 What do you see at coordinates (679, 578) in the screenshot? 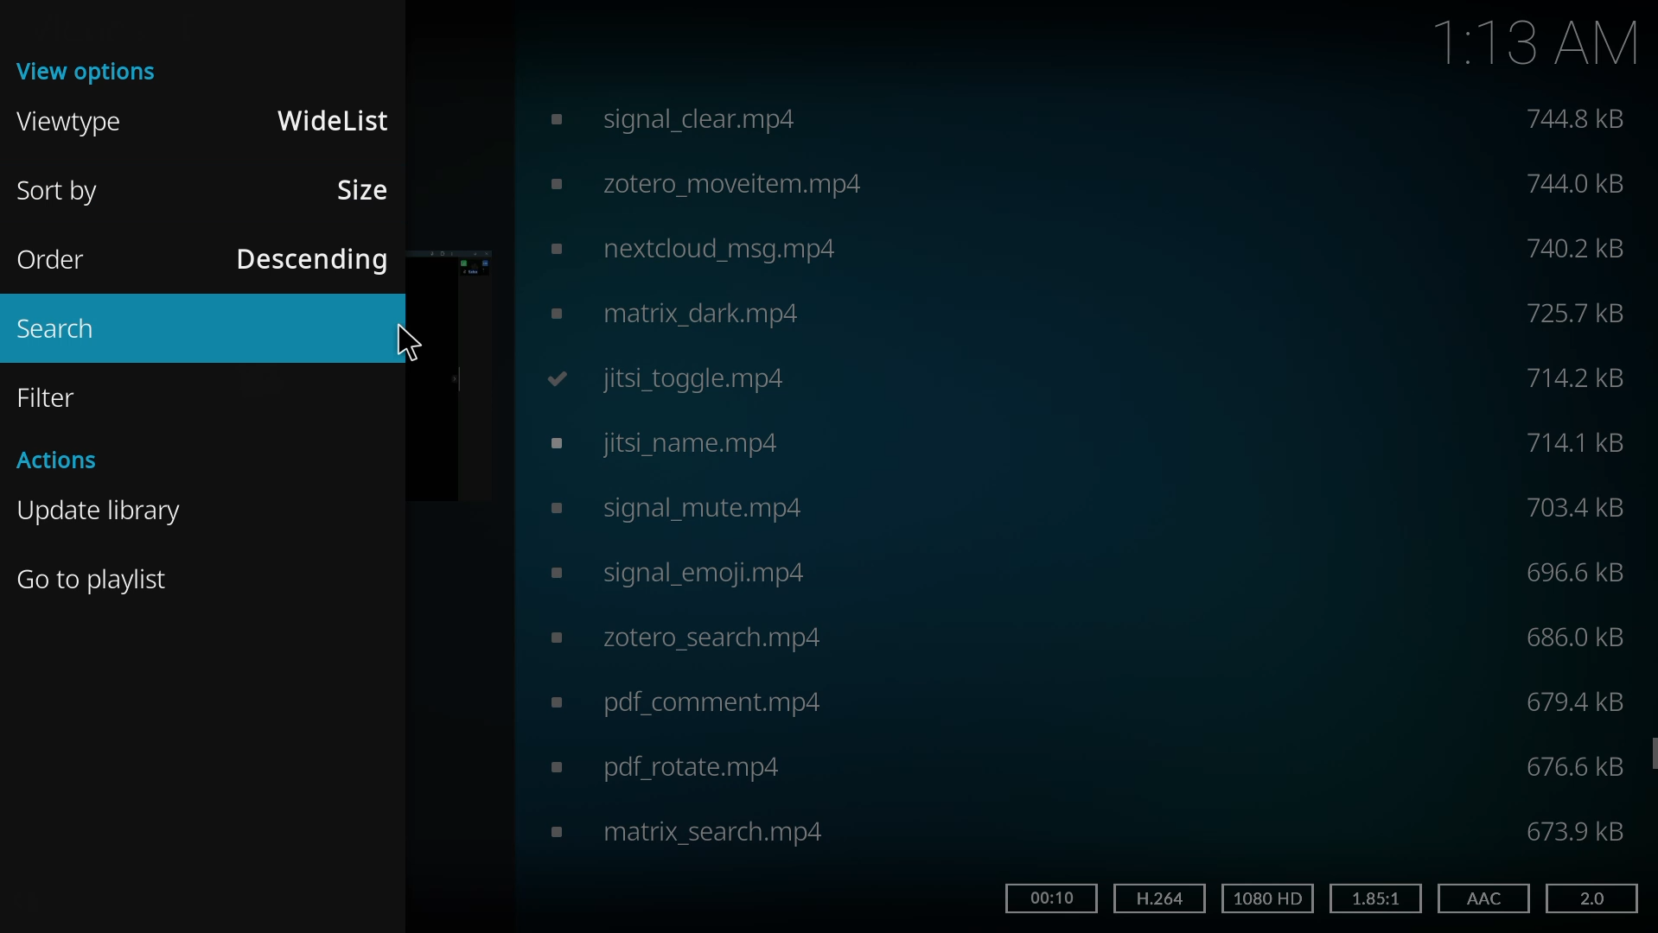
I see `video` at bounding box center [679, 578].